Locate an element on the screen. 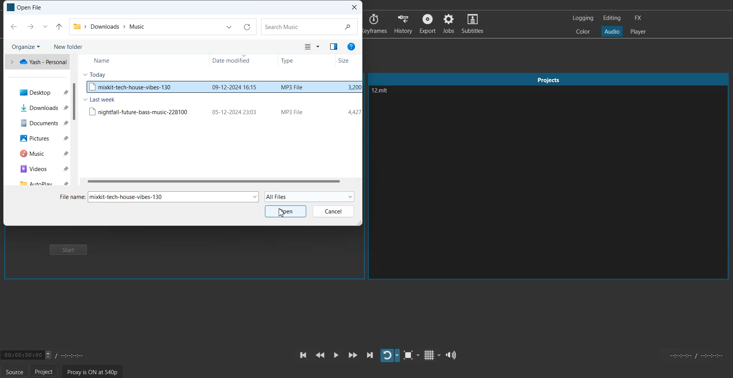 The width and height of the screenshot is (733, 378). Jobs is located at coordinates (449, 24).